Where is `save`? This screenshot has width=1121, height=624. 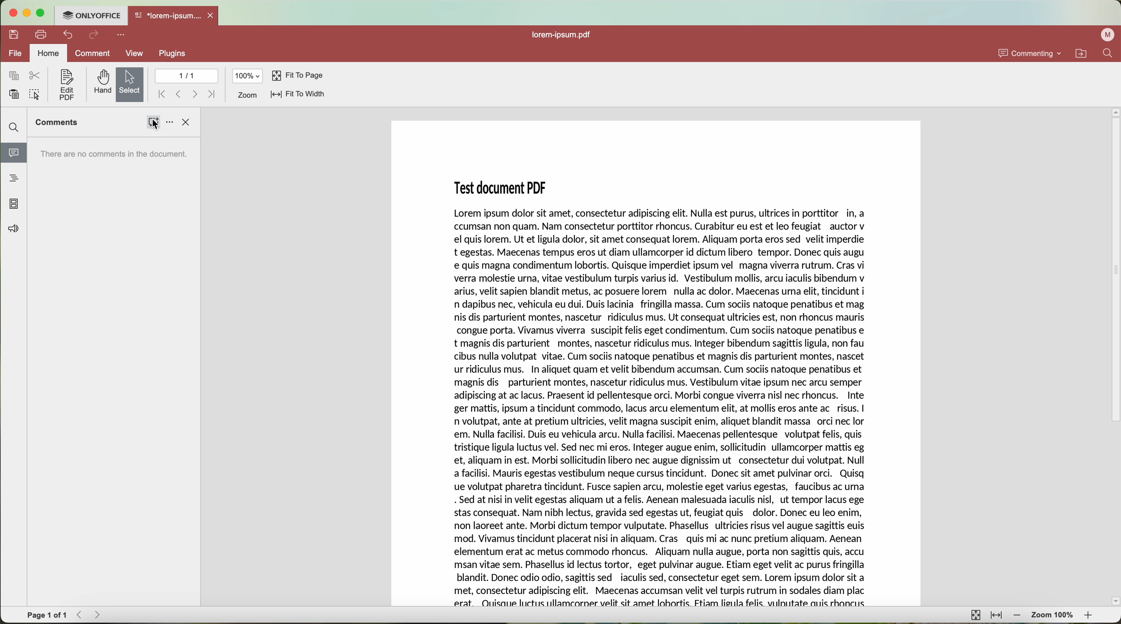 save is located at coordinates (12, 34).